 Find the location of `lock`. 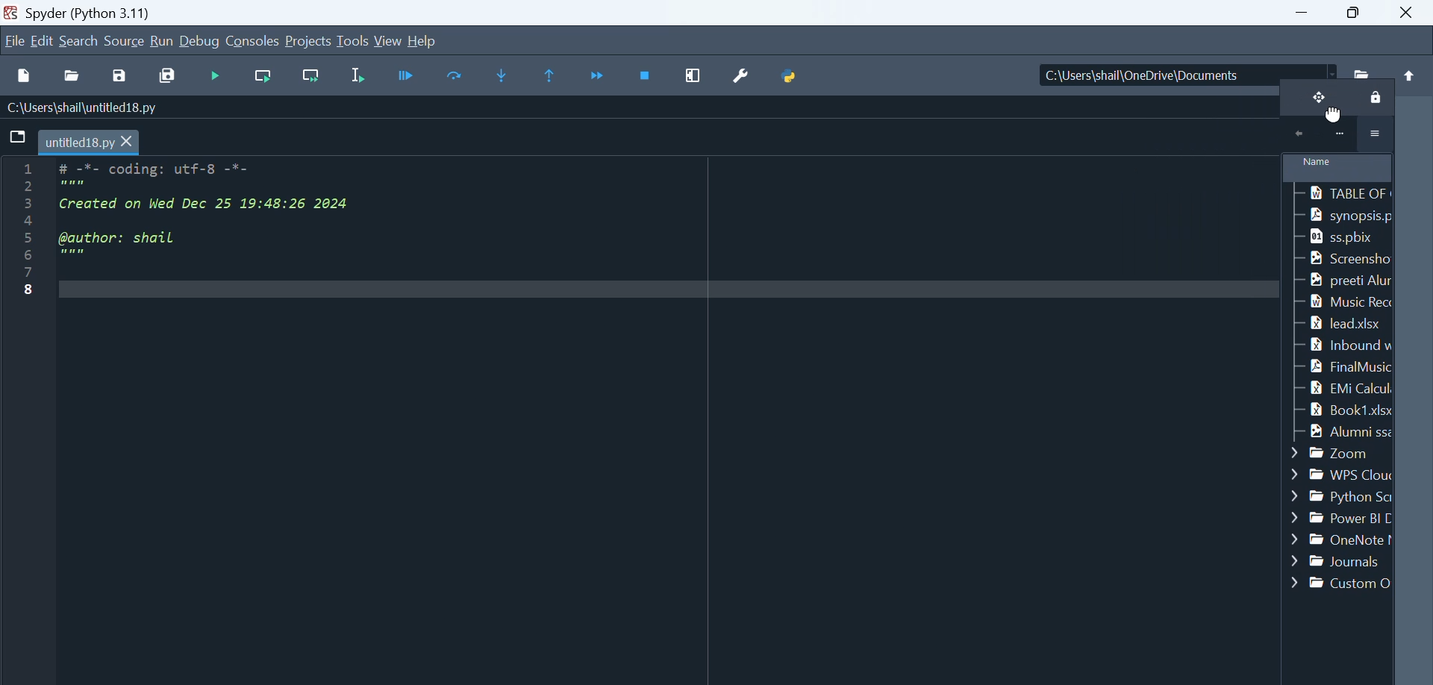

lock is located at coordinates (1371, 101).